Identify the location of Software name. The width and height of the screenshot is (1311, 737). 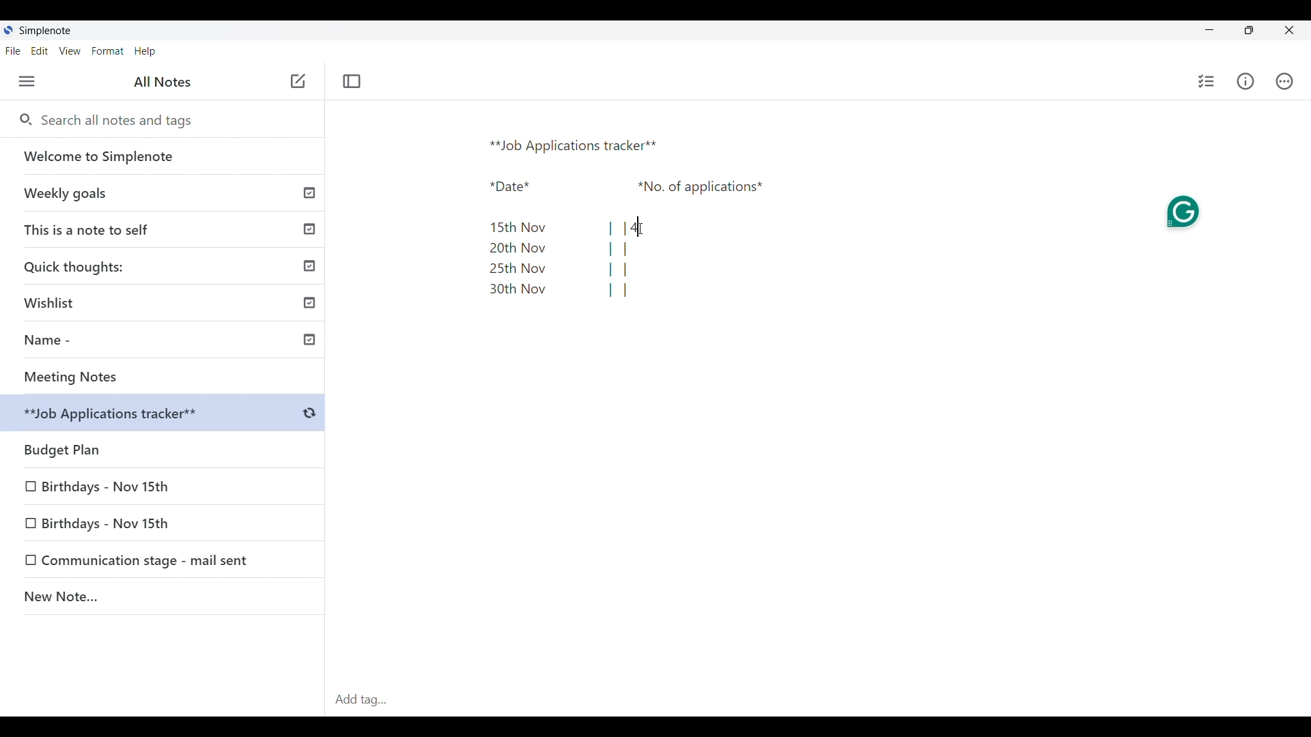
(45, 31).